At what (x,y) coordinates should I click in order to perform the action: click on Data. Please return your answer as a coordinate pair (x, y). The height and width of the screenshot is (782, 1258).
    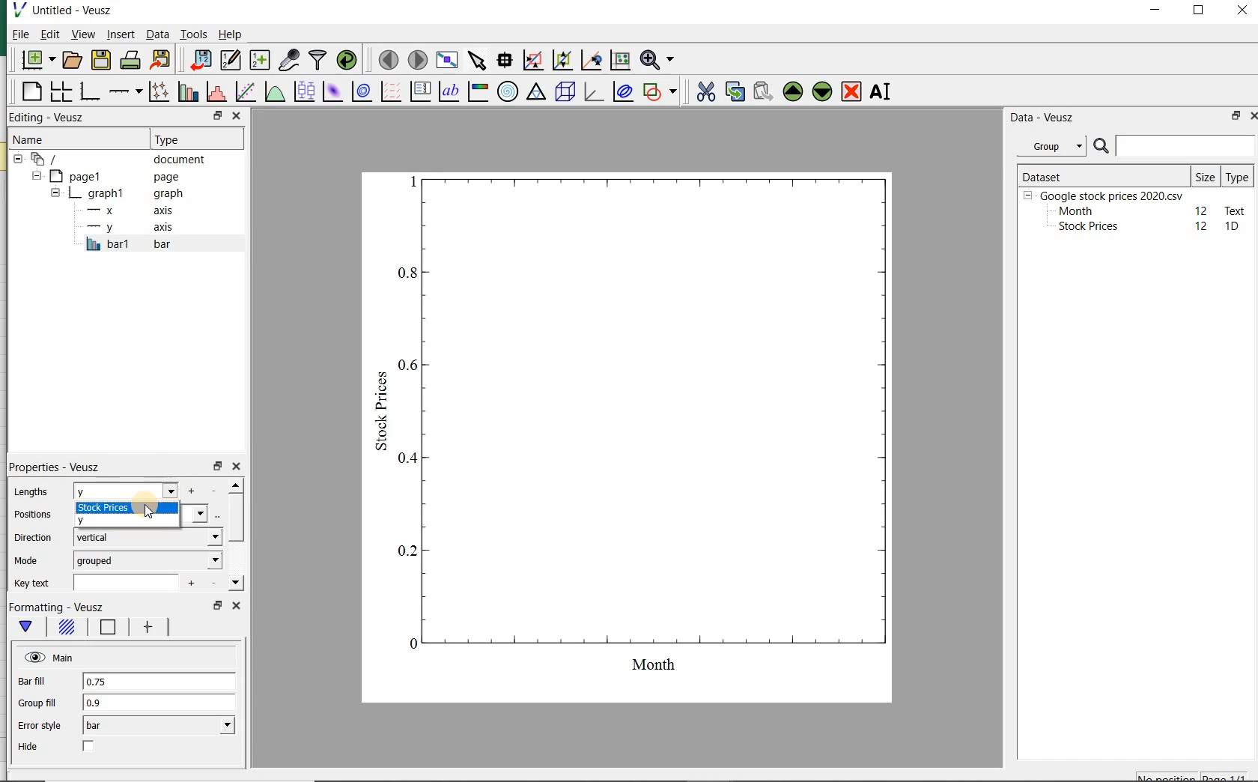
    Looking at the image, I should click on (157, 36).